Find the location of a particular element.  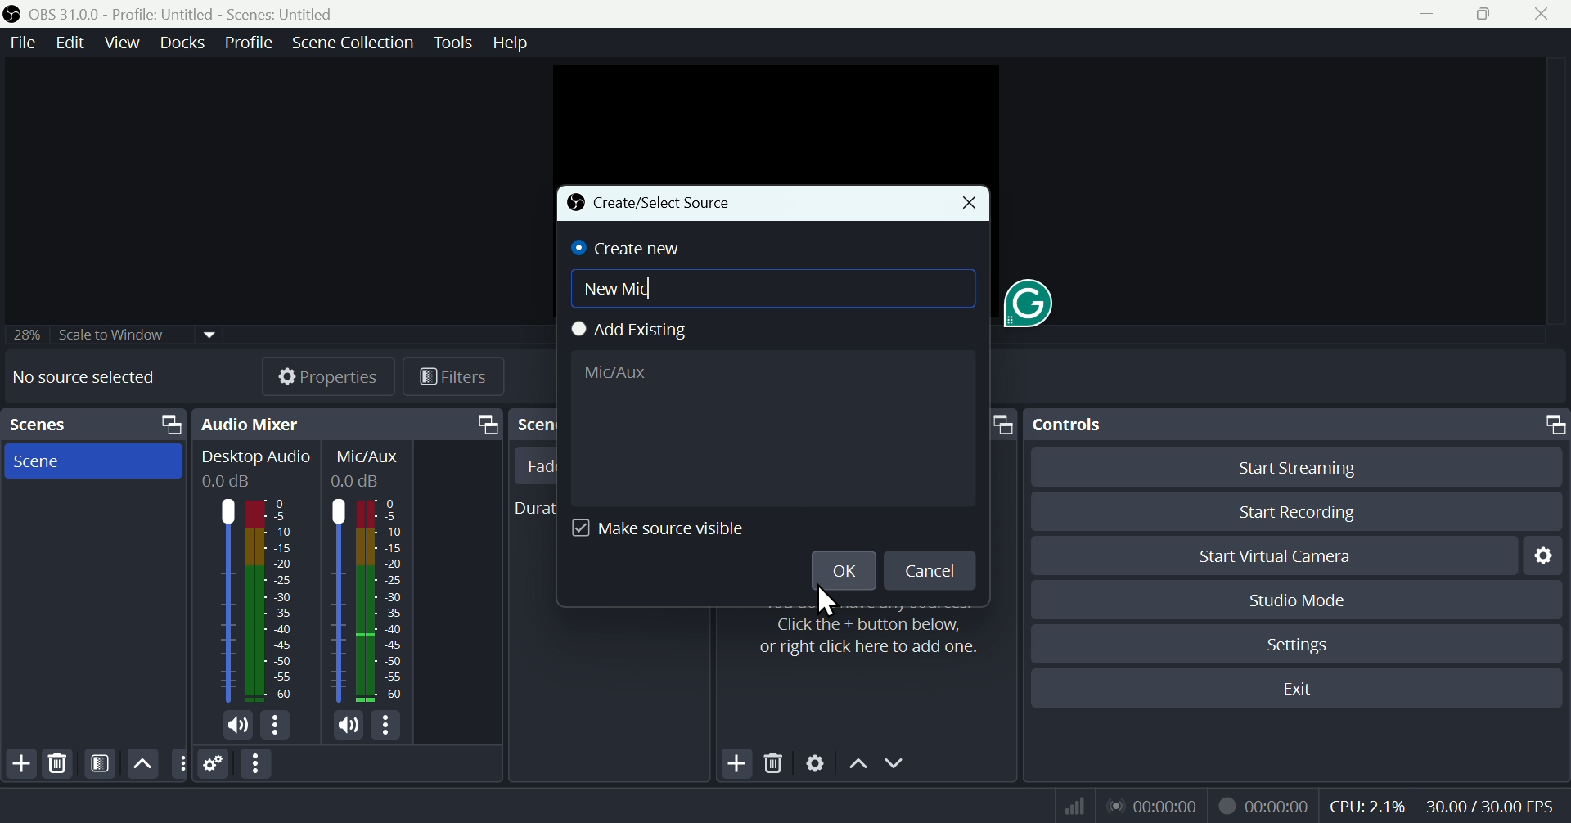

Audio mixer is located at coordinates (344, 425).